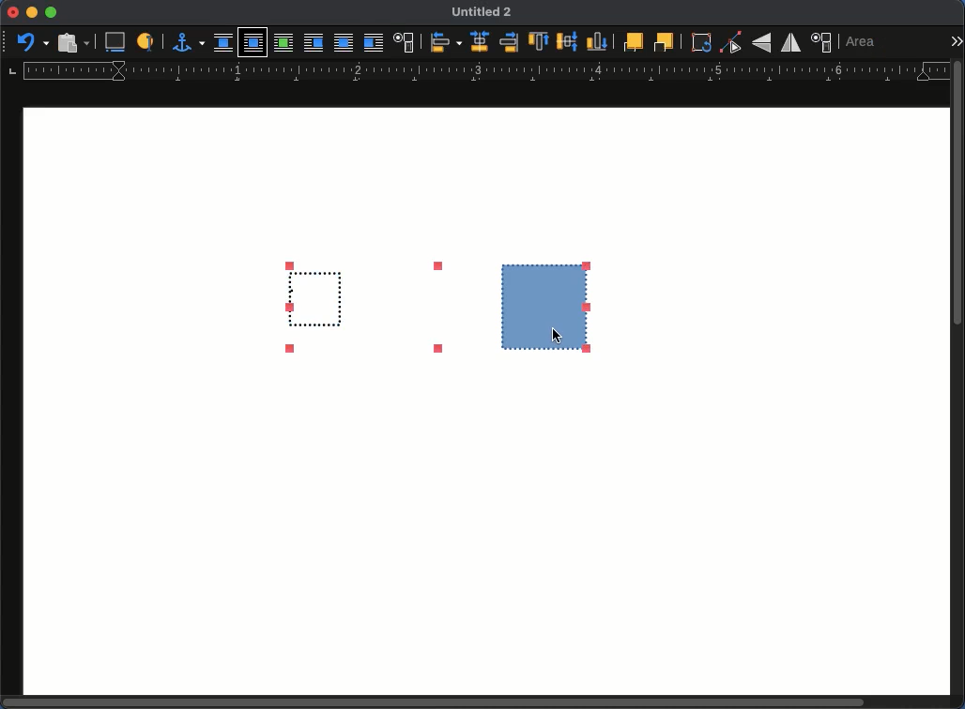 The image size is (965, 709). I want to click on flip vertically, so click(761, 43).